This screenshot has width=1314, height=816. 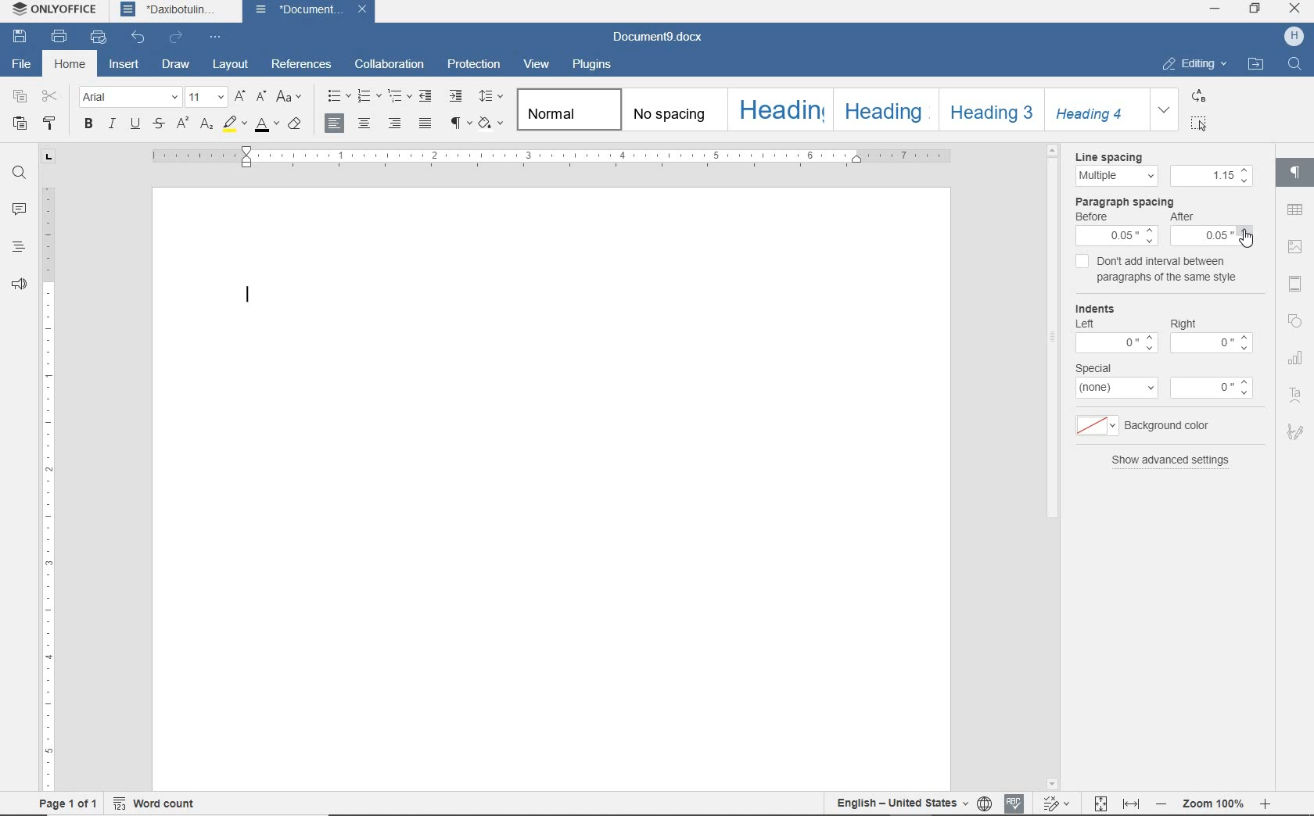 I want to click on paragraph spacing, so click(x=1124, y=202).